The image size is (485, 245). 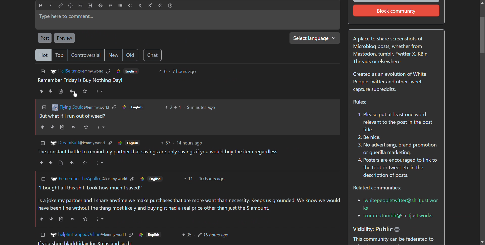 I want to click on collapse, so click(x=43, y=179).